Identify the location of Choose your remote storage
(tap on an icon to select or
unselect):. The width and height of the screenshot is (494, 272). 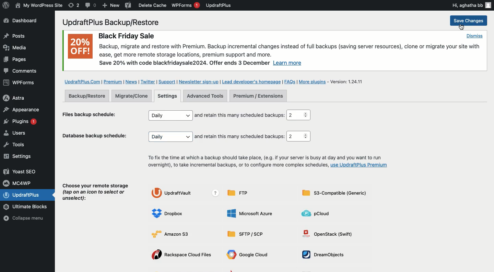
(96, 194).